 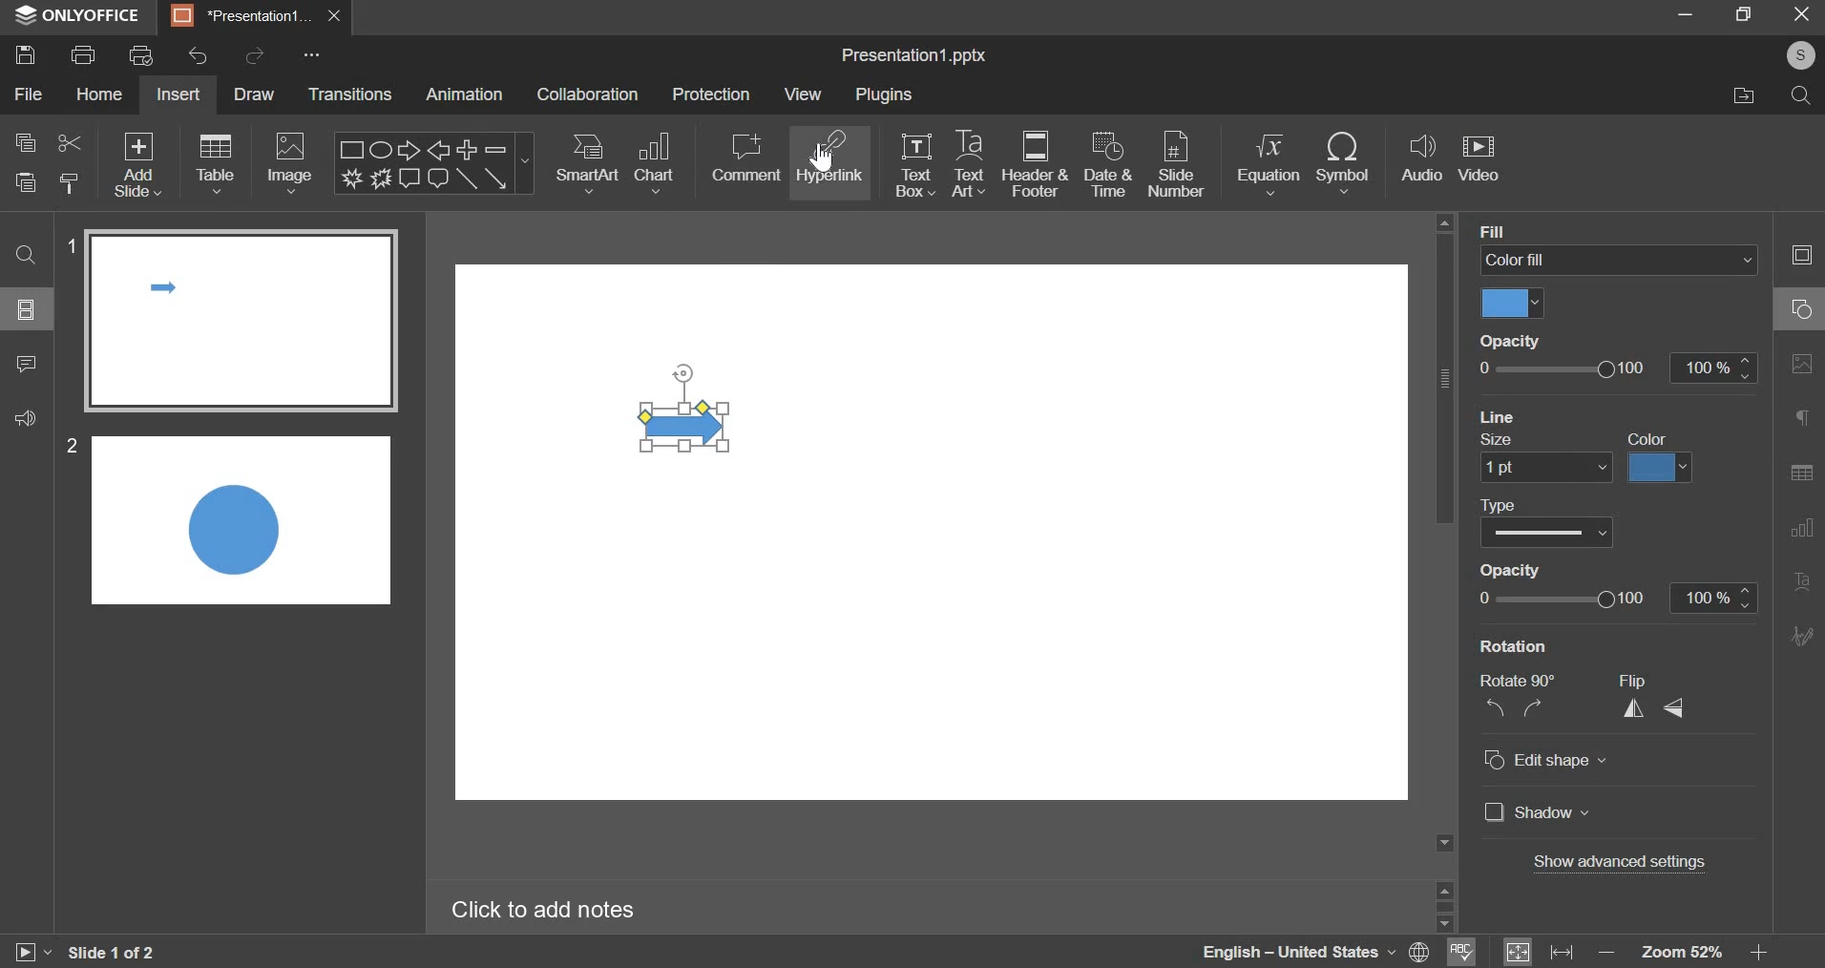 What do you see at coordinates (115, 952) in the screenshot?
I see `slide 1 of 2` at bounding box center [115, 952].